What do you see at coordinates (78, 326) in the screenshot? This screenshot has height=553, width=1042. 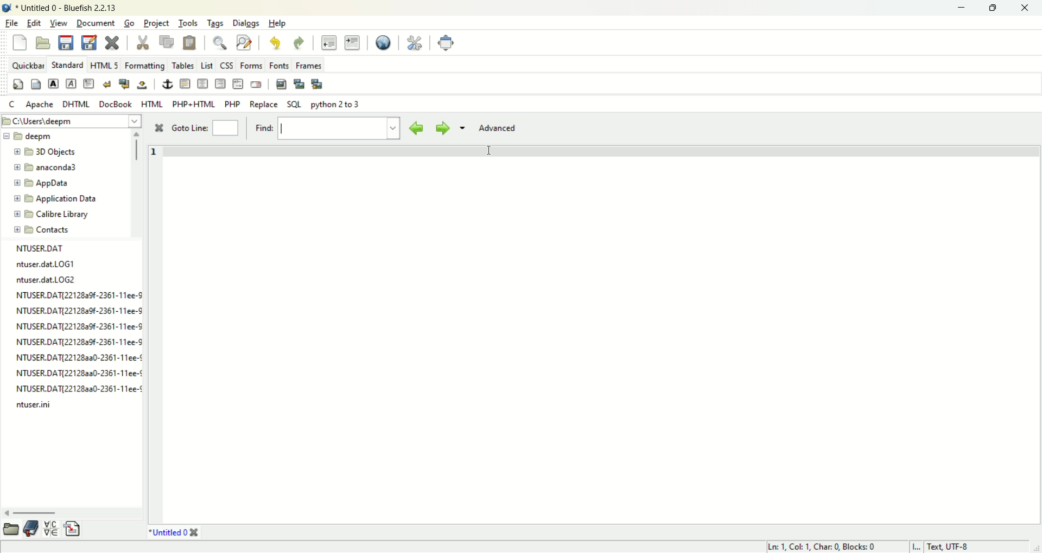 I see `NTUSER.DAT{2212829f-2361-11ee-3` at bounding box center [78, 326].